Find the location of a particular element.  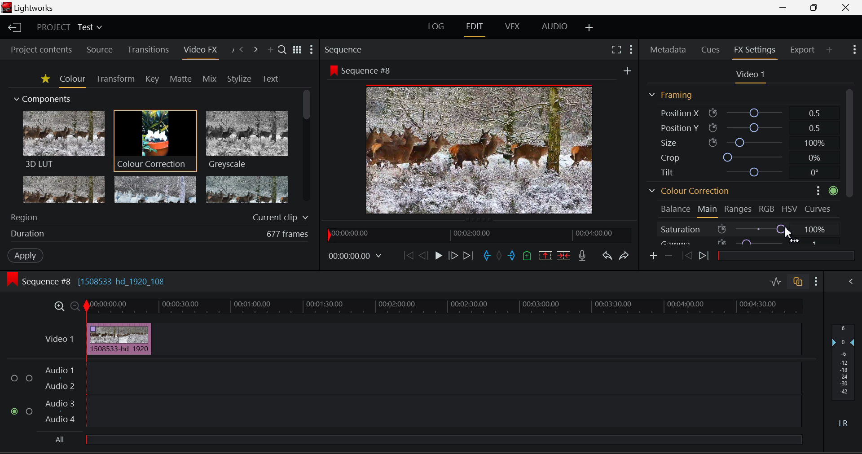

Project Title is located at coordinates (68, 27).